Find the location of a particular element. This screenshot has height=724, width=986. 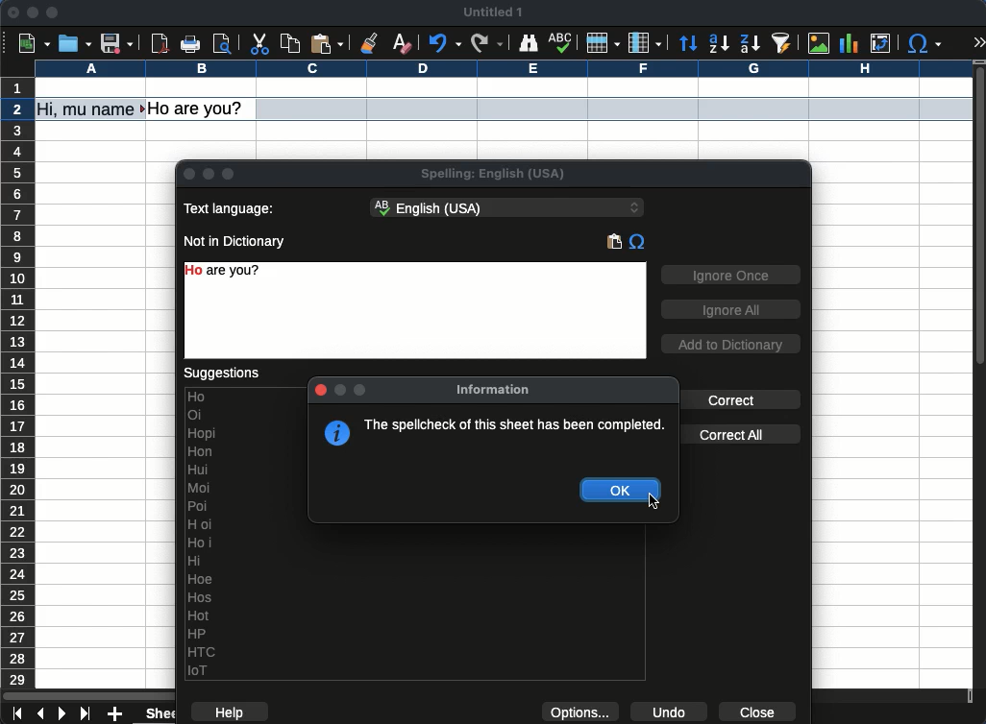

special characters is located at coordinates (637, 243).